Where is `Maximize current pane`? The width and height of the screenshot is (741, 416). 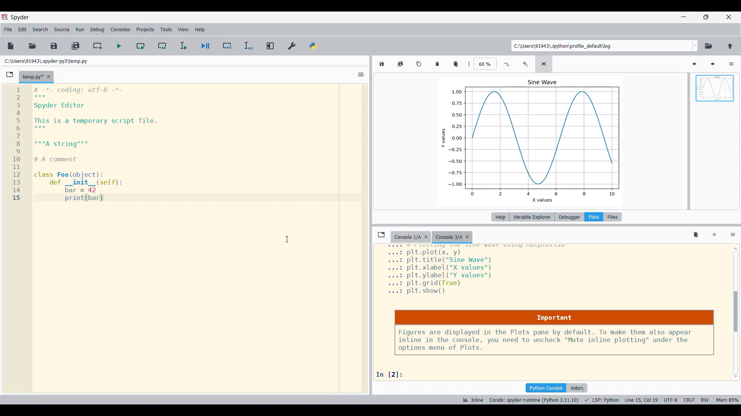 Maximize current pane is located at coordinates (271, 45).